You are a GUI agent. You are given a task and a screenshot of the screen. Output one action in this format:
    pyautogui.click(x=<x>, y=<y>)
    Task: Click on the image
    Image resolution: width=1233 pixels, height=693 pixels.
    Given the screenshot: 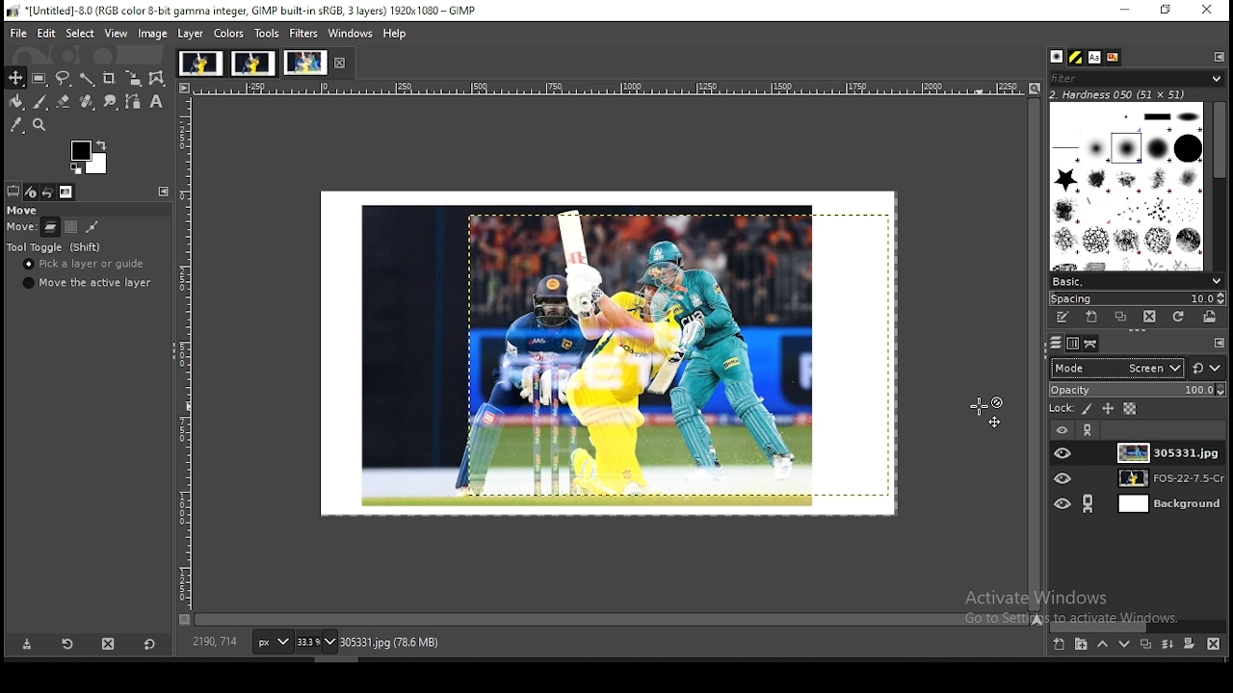 What is the action you would take?
    pyautogui.click(x=153, y=34)
    